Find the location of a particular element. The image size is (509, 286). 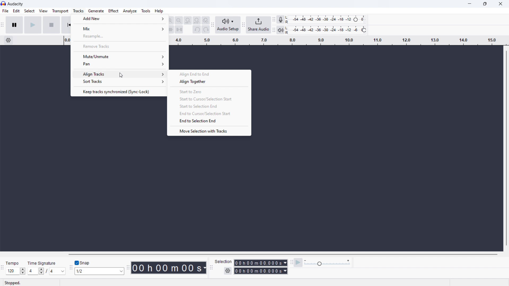

analyze is located at coordinates (130, 11).